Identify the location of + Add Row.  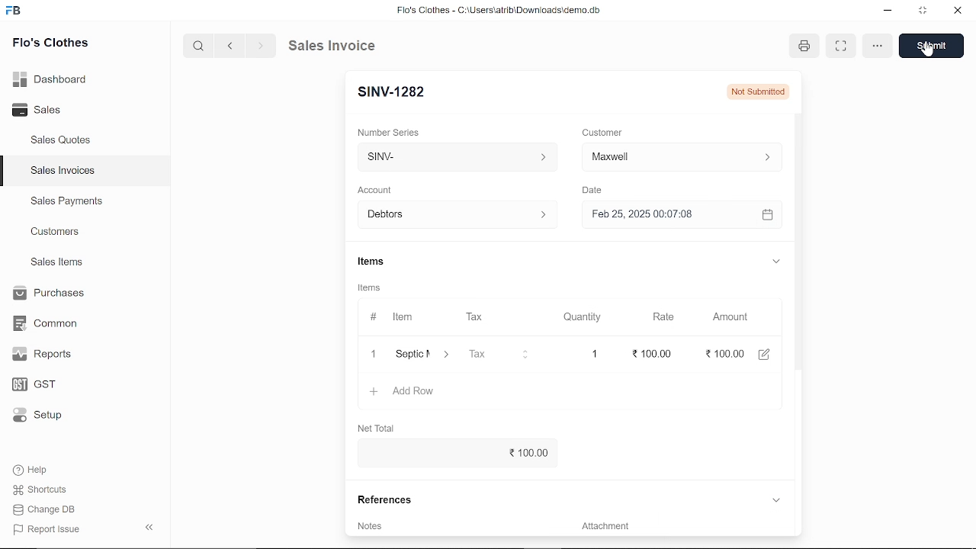
(368, 392).